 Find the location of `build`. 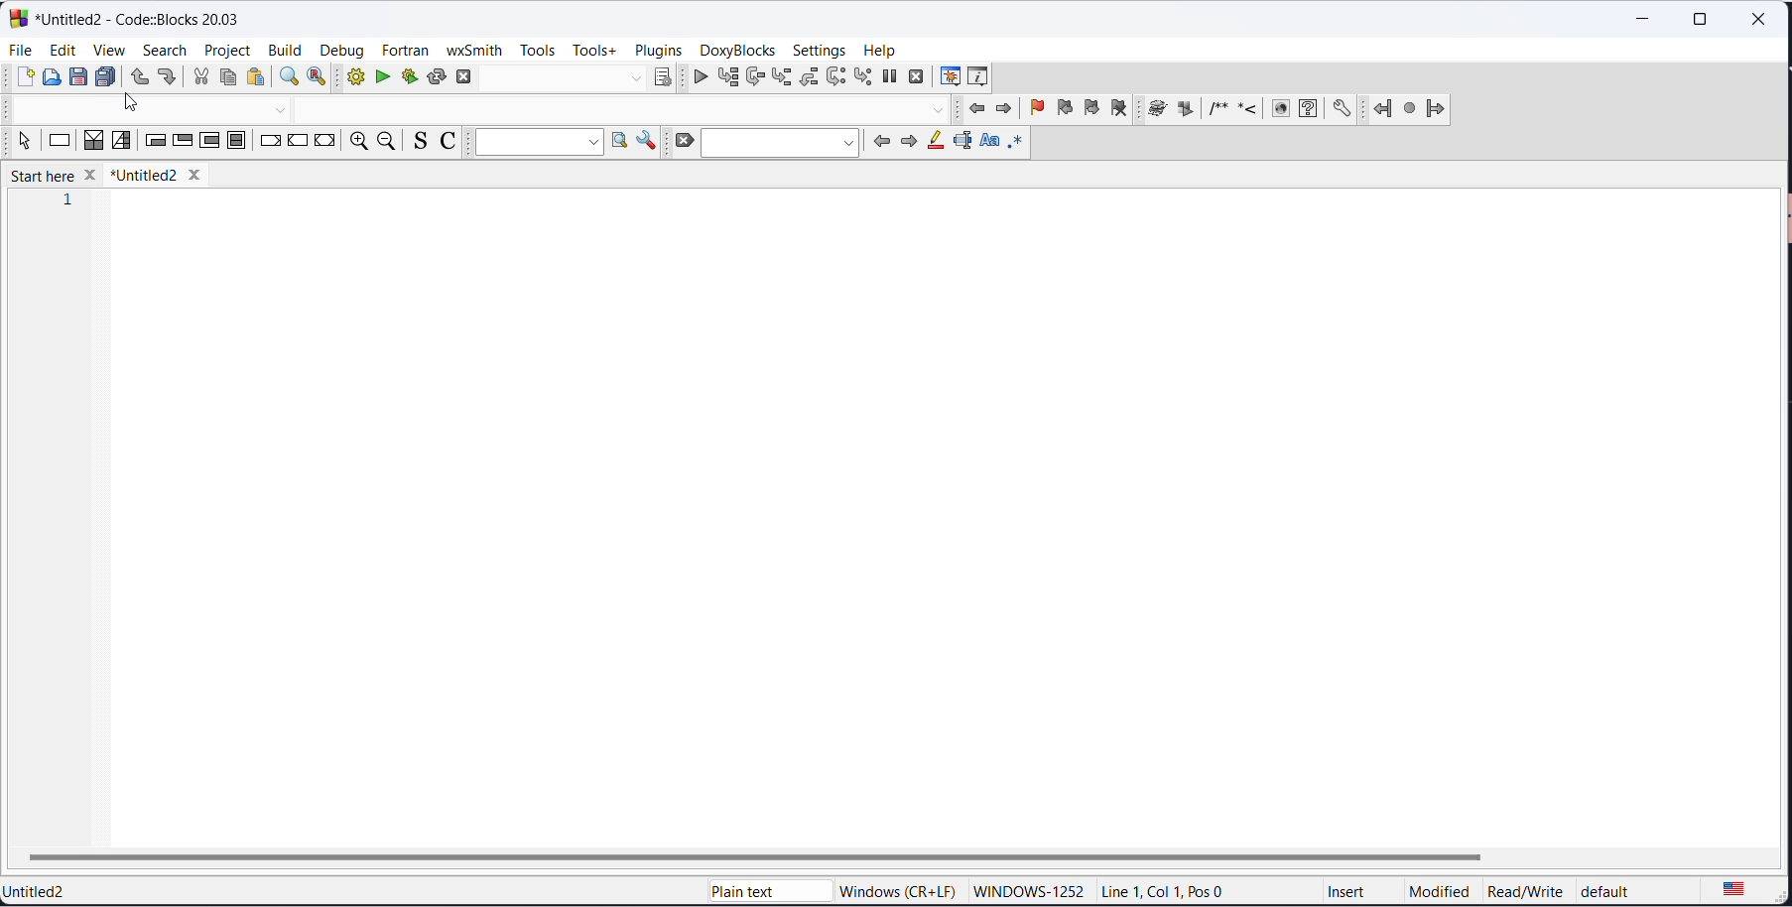

build is located at coordinates (352, 80).